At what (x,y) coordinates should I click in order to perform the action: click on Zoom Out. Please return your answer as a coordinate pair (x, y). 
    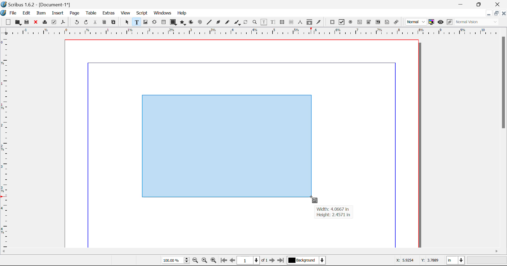
    Looking at the image, I should click on (196, 261).